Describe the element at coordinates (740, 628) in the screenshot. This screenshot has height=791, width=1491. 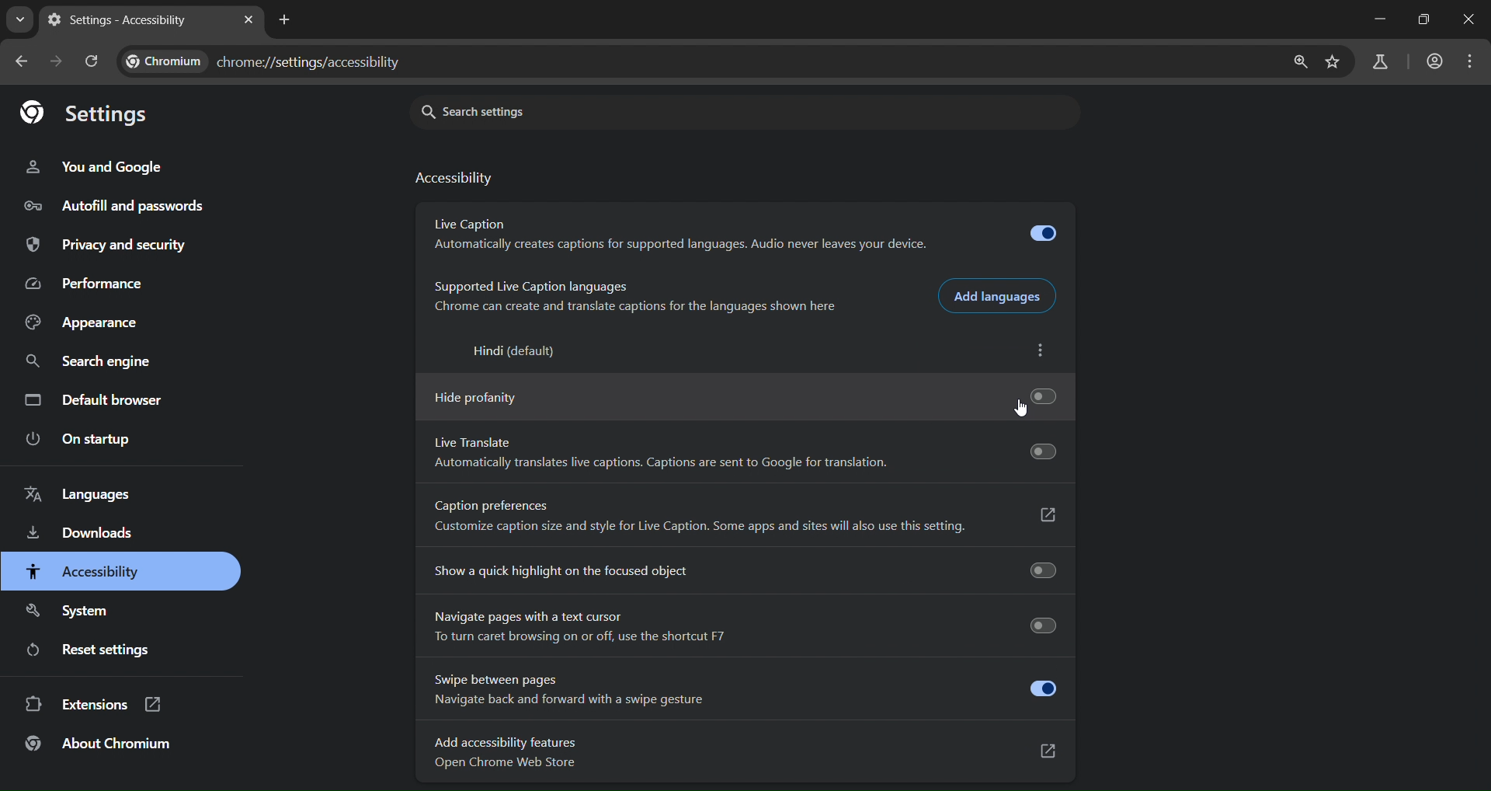
I see `Navigate pages with a text cursor
To turn caret browsing on or off, use the shortcut F7` at that location.